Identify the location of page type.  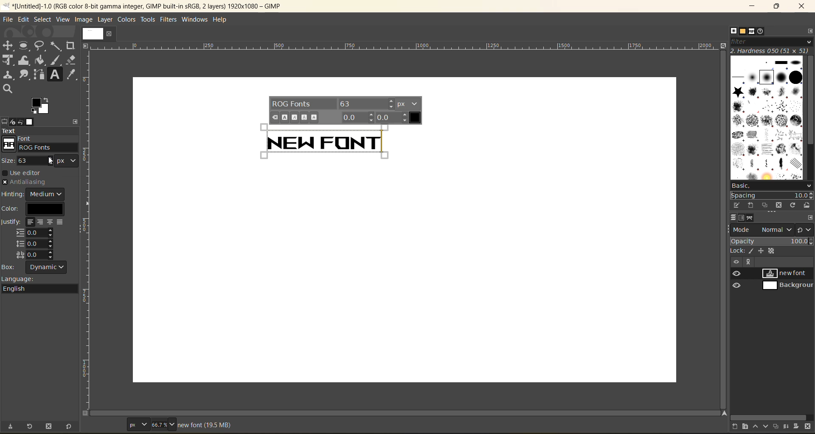
(137, 423).